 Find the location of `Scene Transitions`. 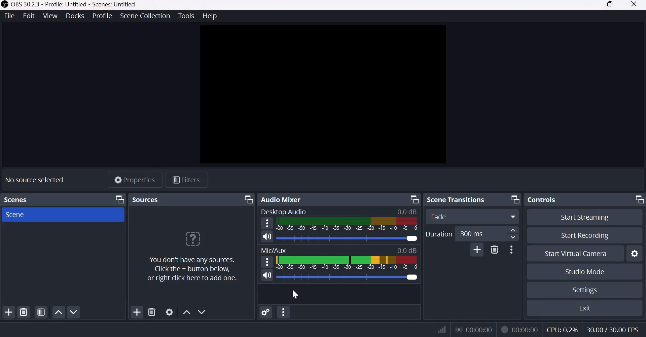

Scene Transitions is located at coordinates (459, 199).